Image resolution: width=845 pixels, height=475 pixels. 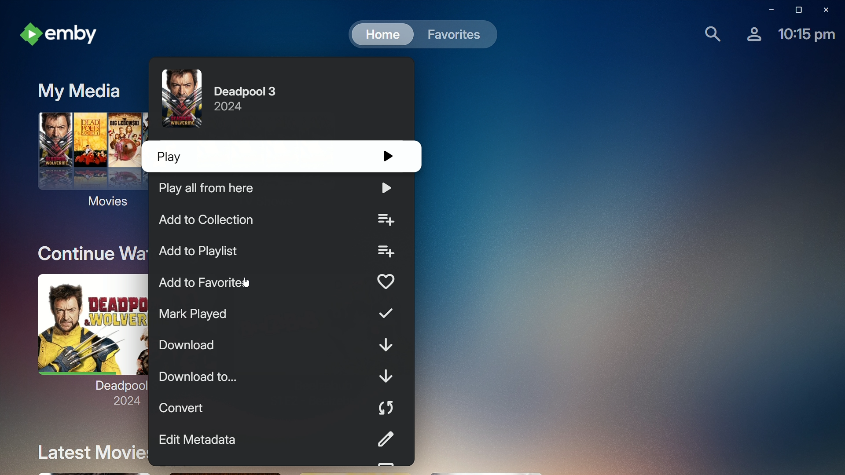 I want to click on Play all from here, so click(x=276, y=189).